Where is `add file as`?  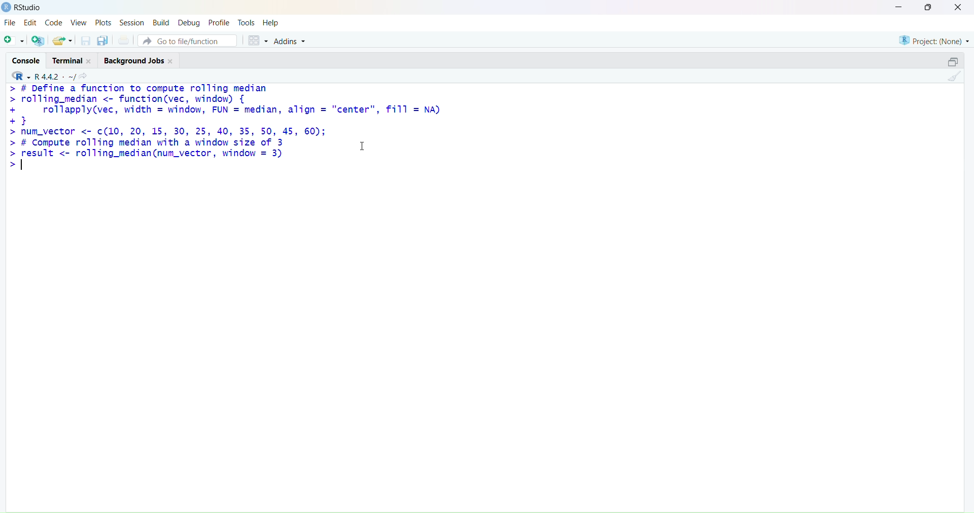 add file as is located at coordinates (14, 41).